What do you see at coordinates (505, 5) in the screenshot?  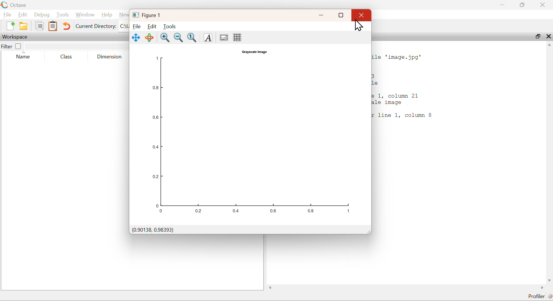 I see `Minimize` at bounding box center [505, 5].